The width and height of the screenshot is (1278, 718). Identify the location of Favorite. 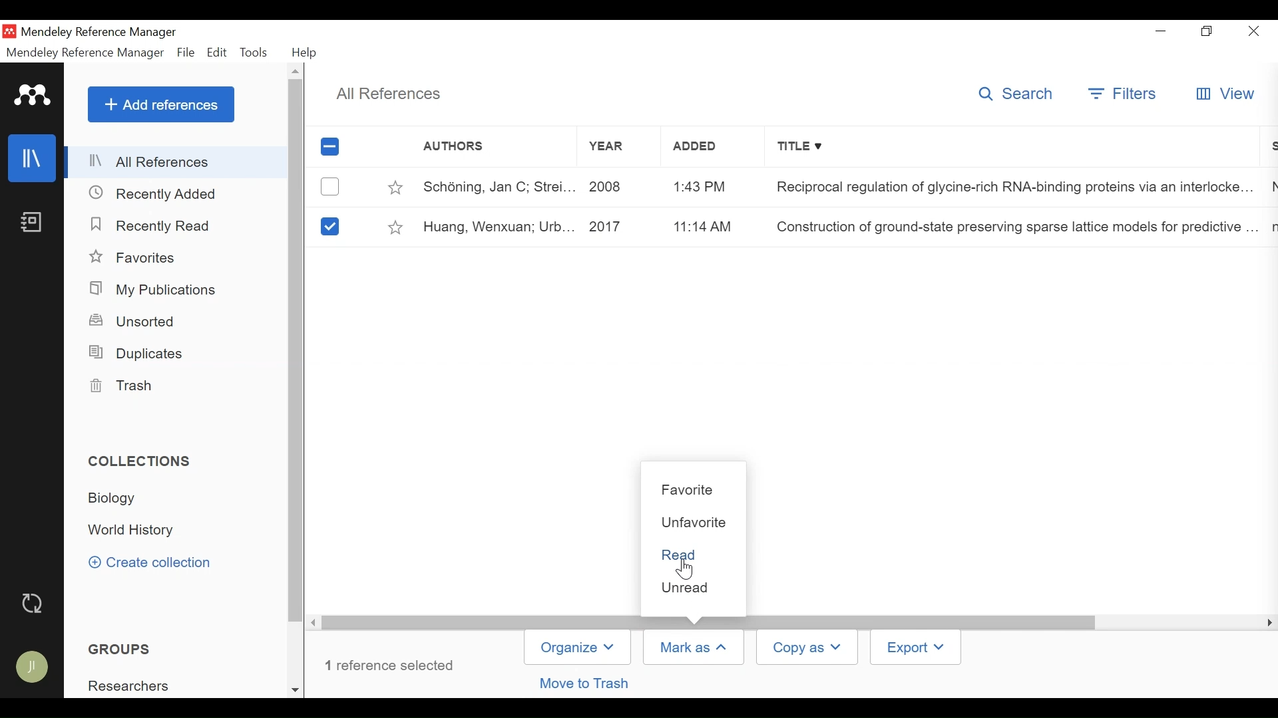
(694, 490).